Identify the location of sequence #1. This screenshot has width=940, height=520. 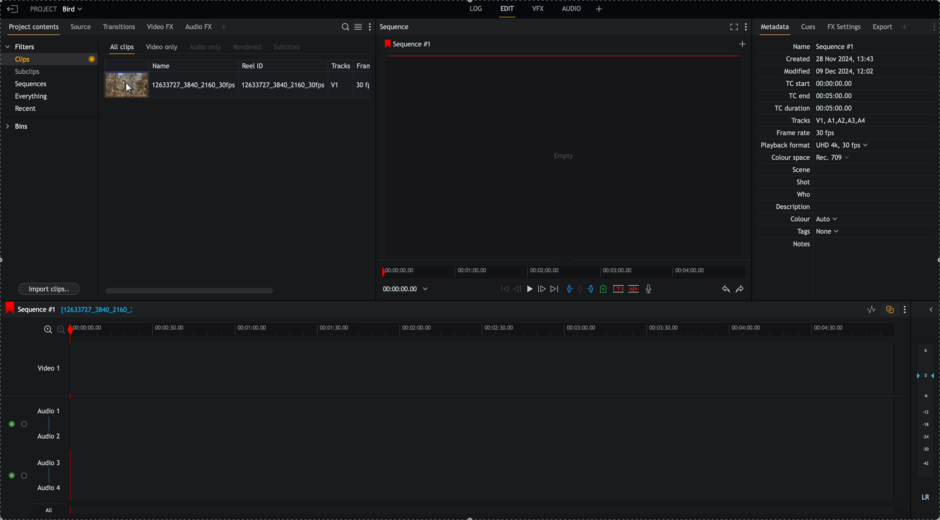
(29, 307).